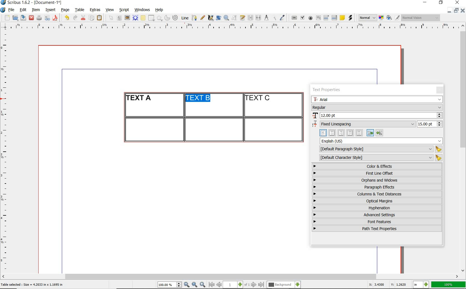  Describe the element at coordinates (6, 18) in the screenshot. I see `new` at that location.